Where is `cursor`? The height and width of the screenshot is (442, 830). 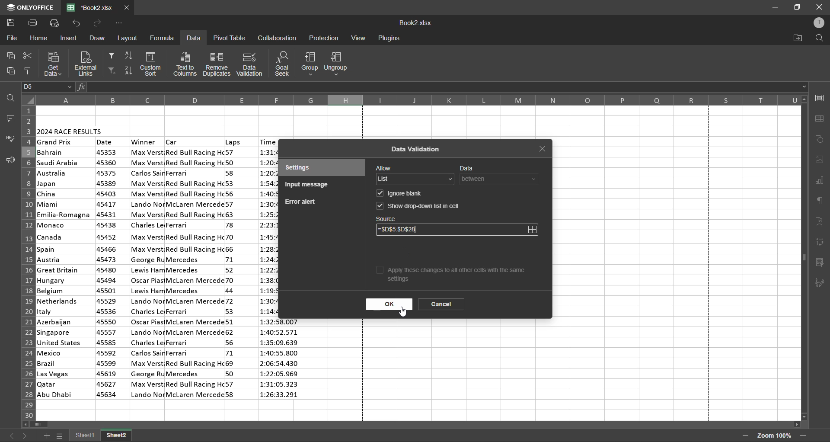
cursor is located at coordinates (402, 315).